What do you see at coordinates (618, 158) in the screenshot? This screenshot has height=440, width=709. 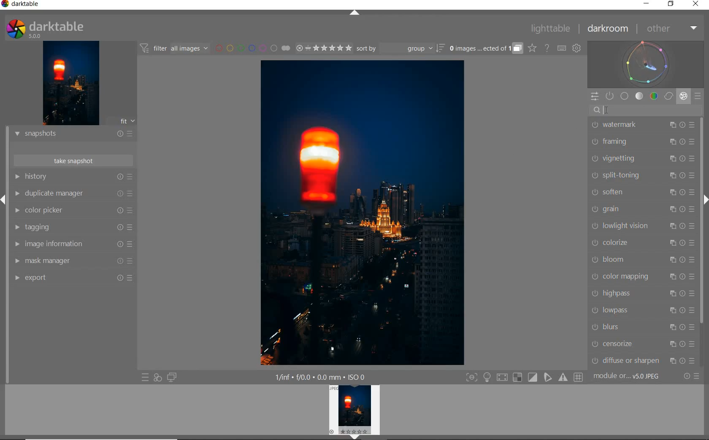 I see `VIGNETTING` at bounding box center [618, 158].